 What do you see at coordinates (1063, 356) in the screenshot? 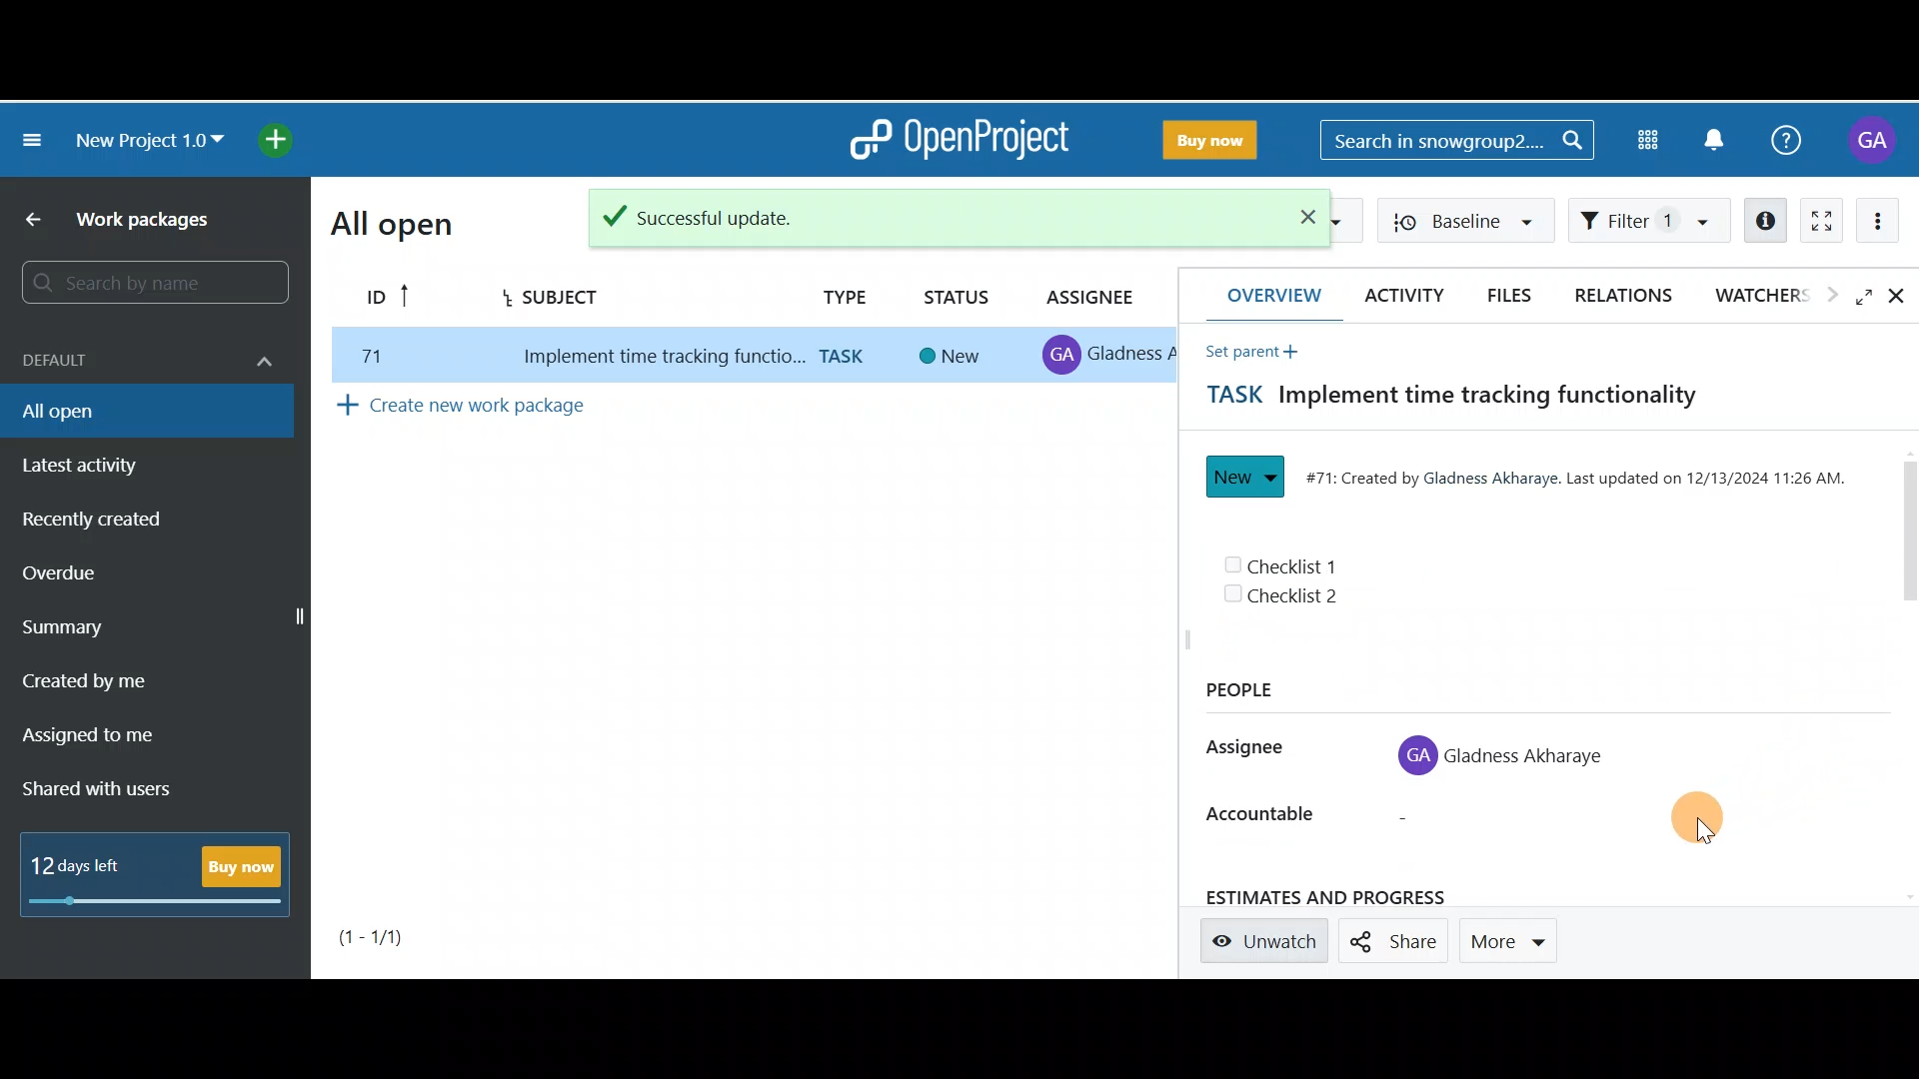
I see `profile icon` at bounding box center [1063, 356].